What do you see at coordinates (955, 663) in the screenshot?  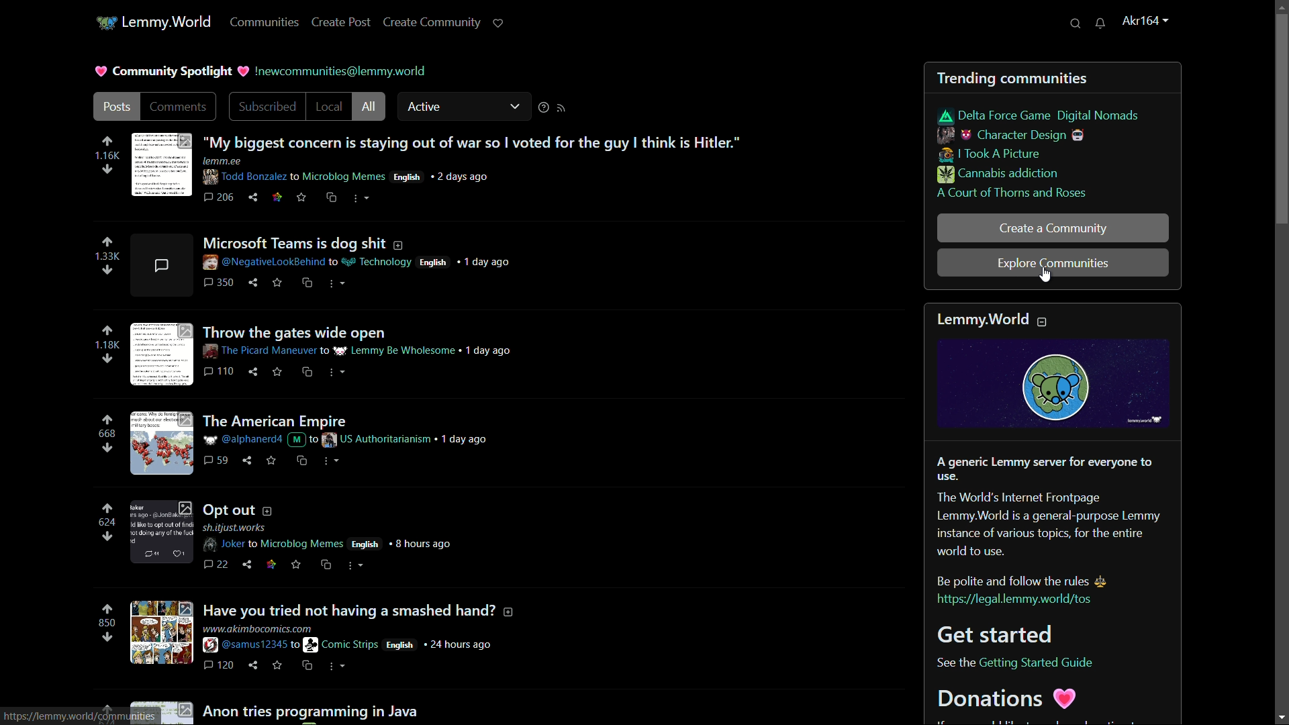 I see `text` at bounding box center [955, 663].